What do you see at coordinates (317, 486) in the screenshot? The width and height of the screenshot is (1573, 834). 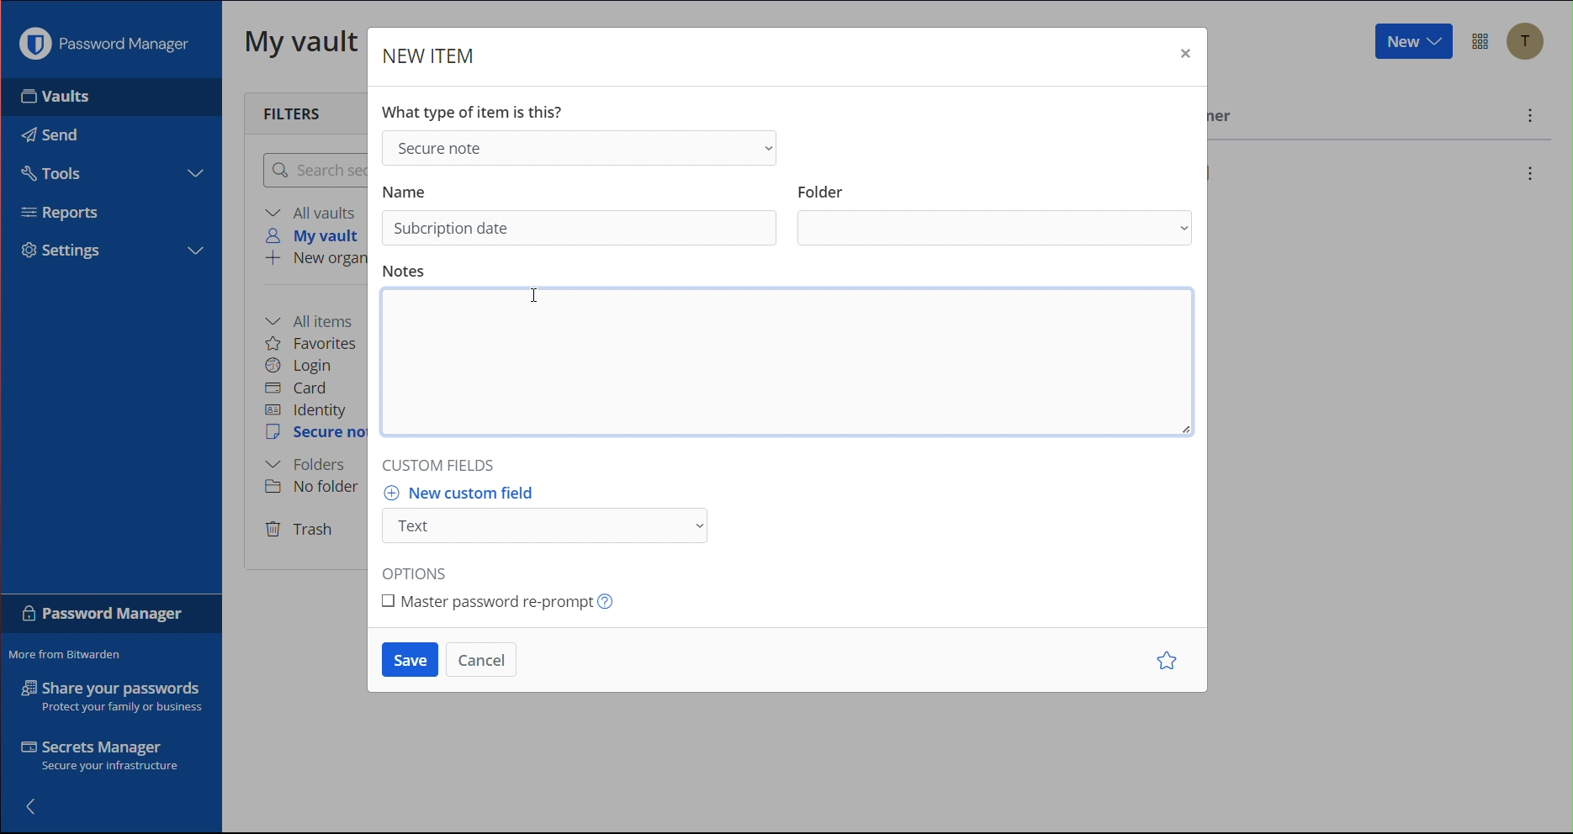 I see `No folder` at bounding box center [317, 486].